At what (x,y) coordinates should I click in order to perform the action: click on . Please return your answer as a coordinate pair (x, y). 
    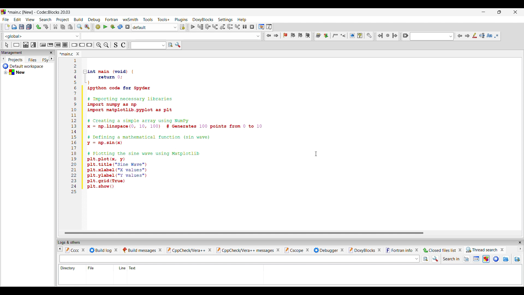
    Looking at the image, I should click on (68, 268).